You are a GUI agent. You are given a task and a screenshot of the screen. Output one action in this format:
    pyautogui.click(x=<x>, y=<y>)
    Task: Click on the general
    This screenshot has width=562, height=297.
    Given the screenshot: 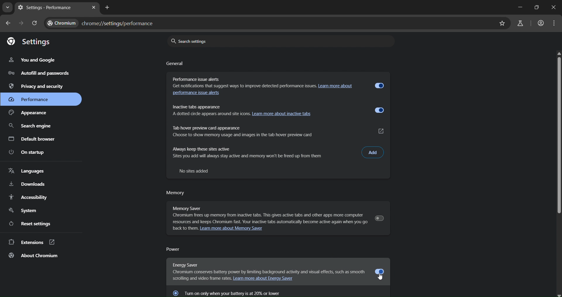 What is the action you would take?
    pyautogui.click(x=175, y=64)
    